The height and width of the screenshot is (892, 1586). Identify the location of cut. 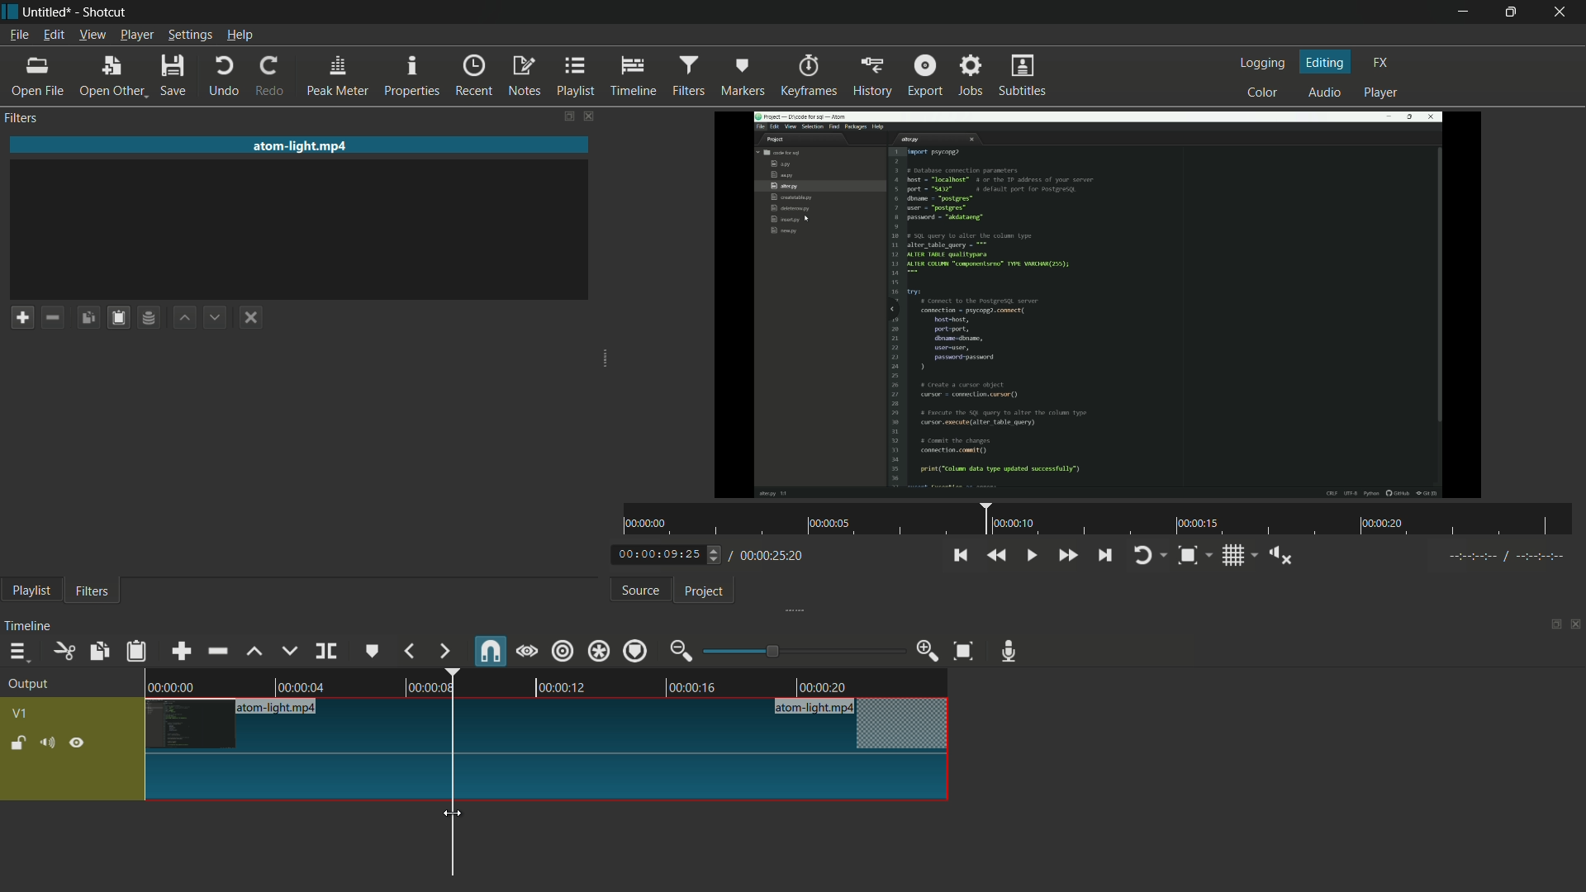
(65, 651).